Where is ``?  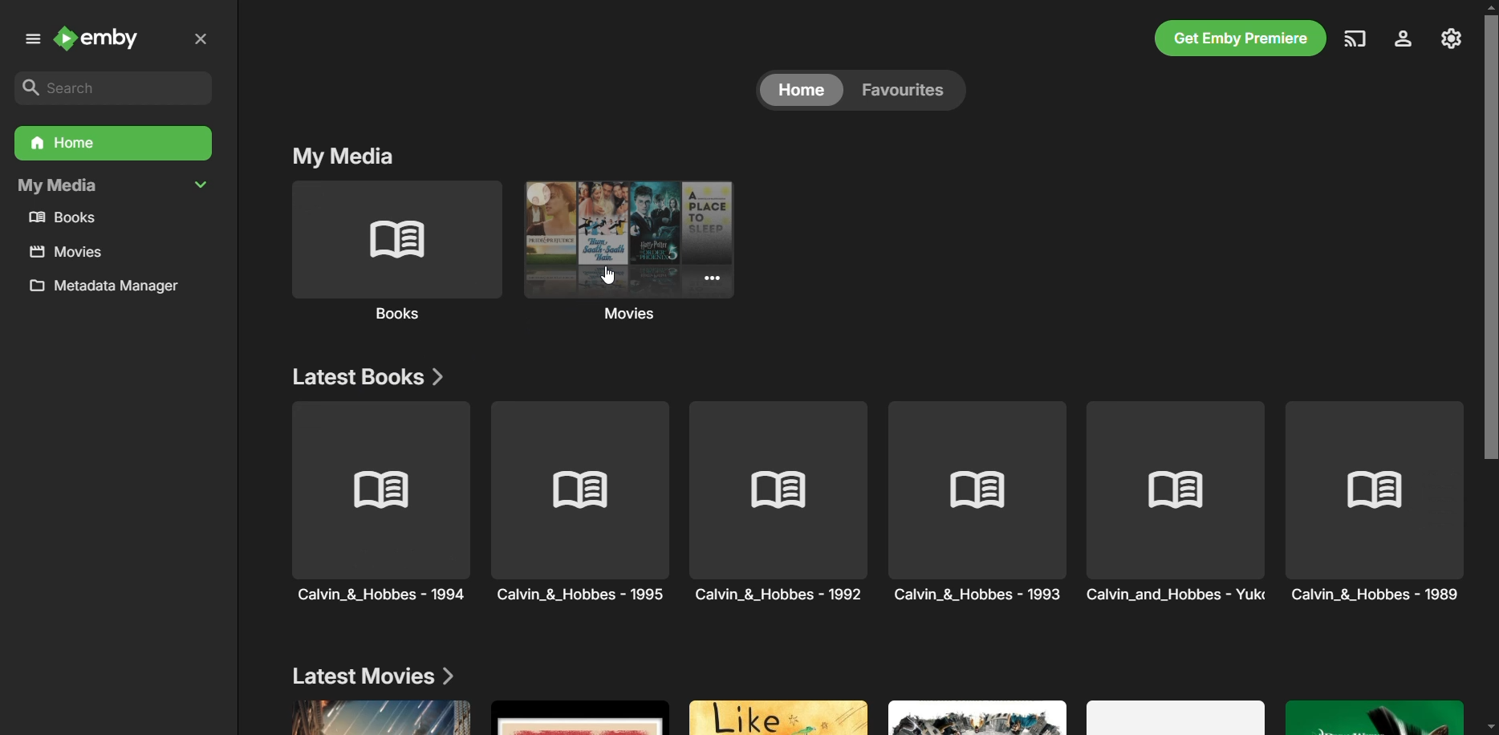
 is located at coordinates (777, 501).